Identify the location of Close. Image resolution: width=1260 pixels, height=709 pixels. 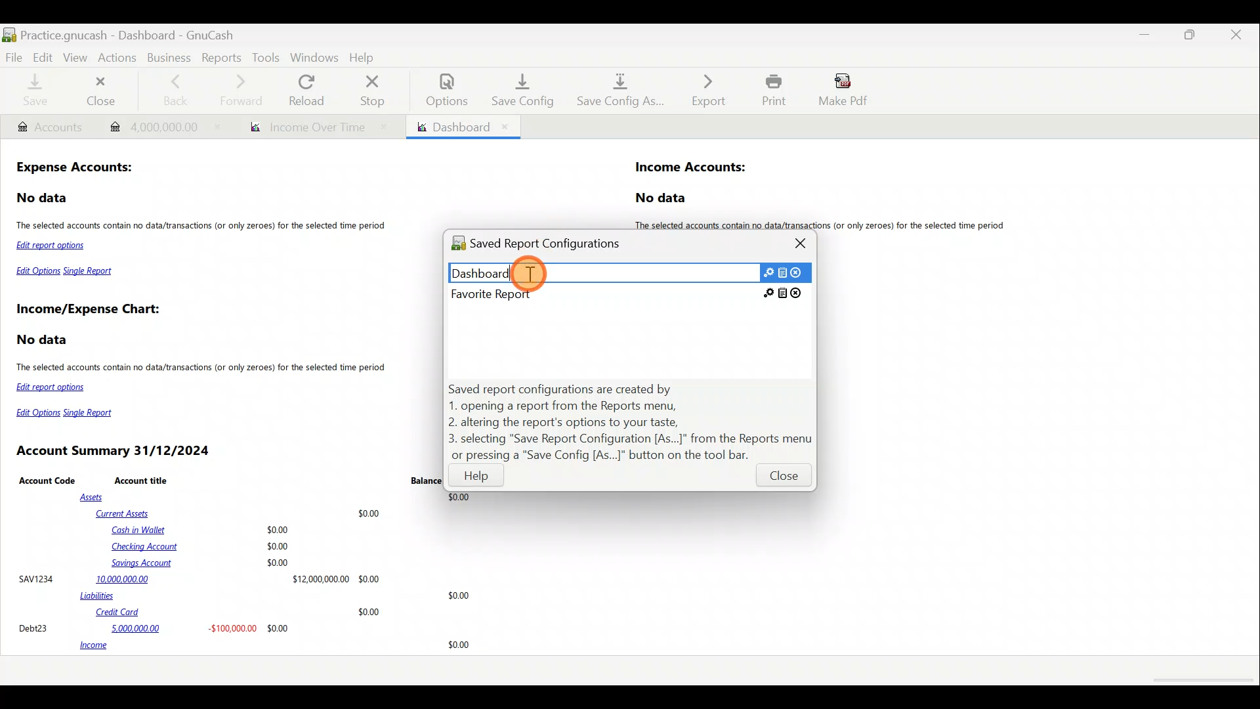
(104, 91).